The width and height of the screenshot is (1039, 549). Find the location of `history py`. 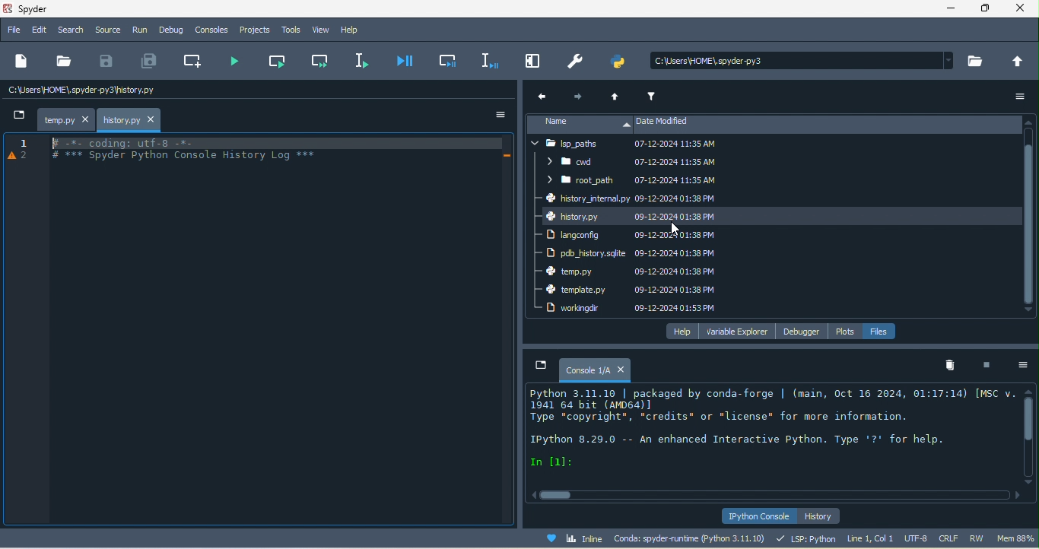

history py is located at coordinates (583, 216).